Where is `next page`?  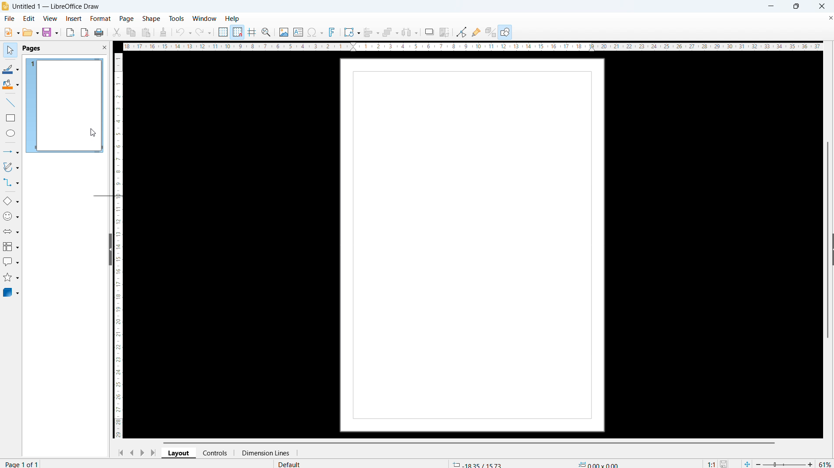 next page is located at coordinates (142, 452).